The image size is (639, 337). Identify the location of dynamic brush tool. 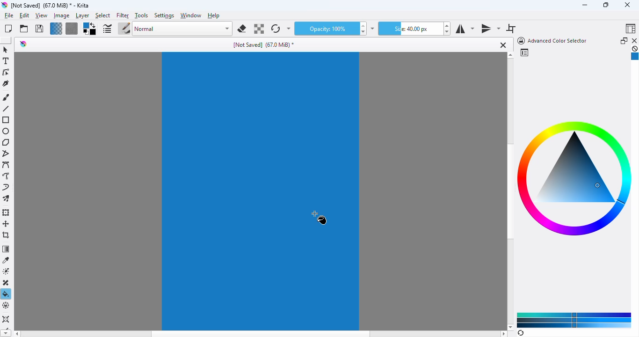
(6, 187).